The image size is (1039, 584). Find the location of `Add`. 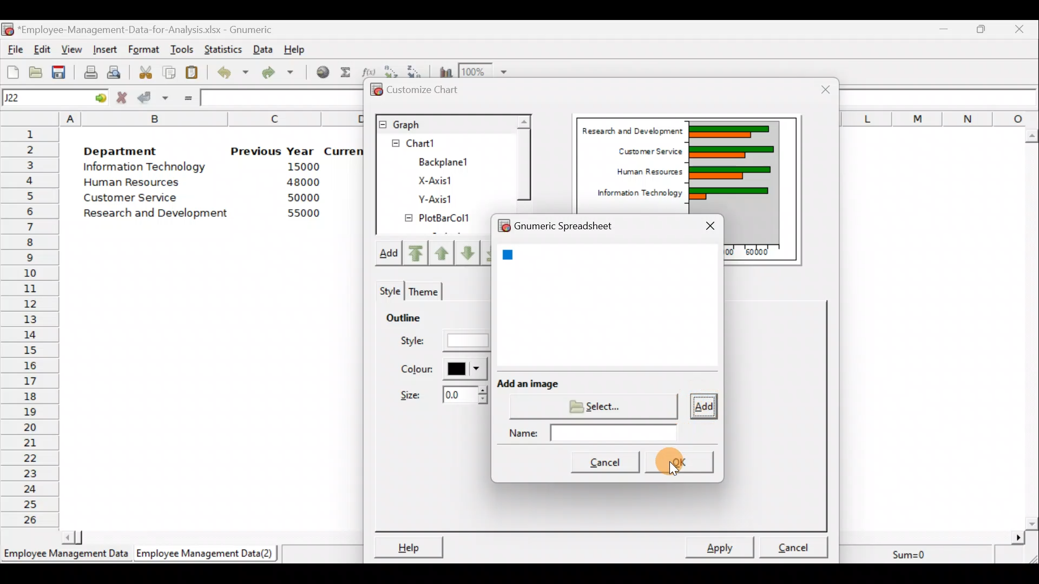

Add is located at coordinates (392, 254).